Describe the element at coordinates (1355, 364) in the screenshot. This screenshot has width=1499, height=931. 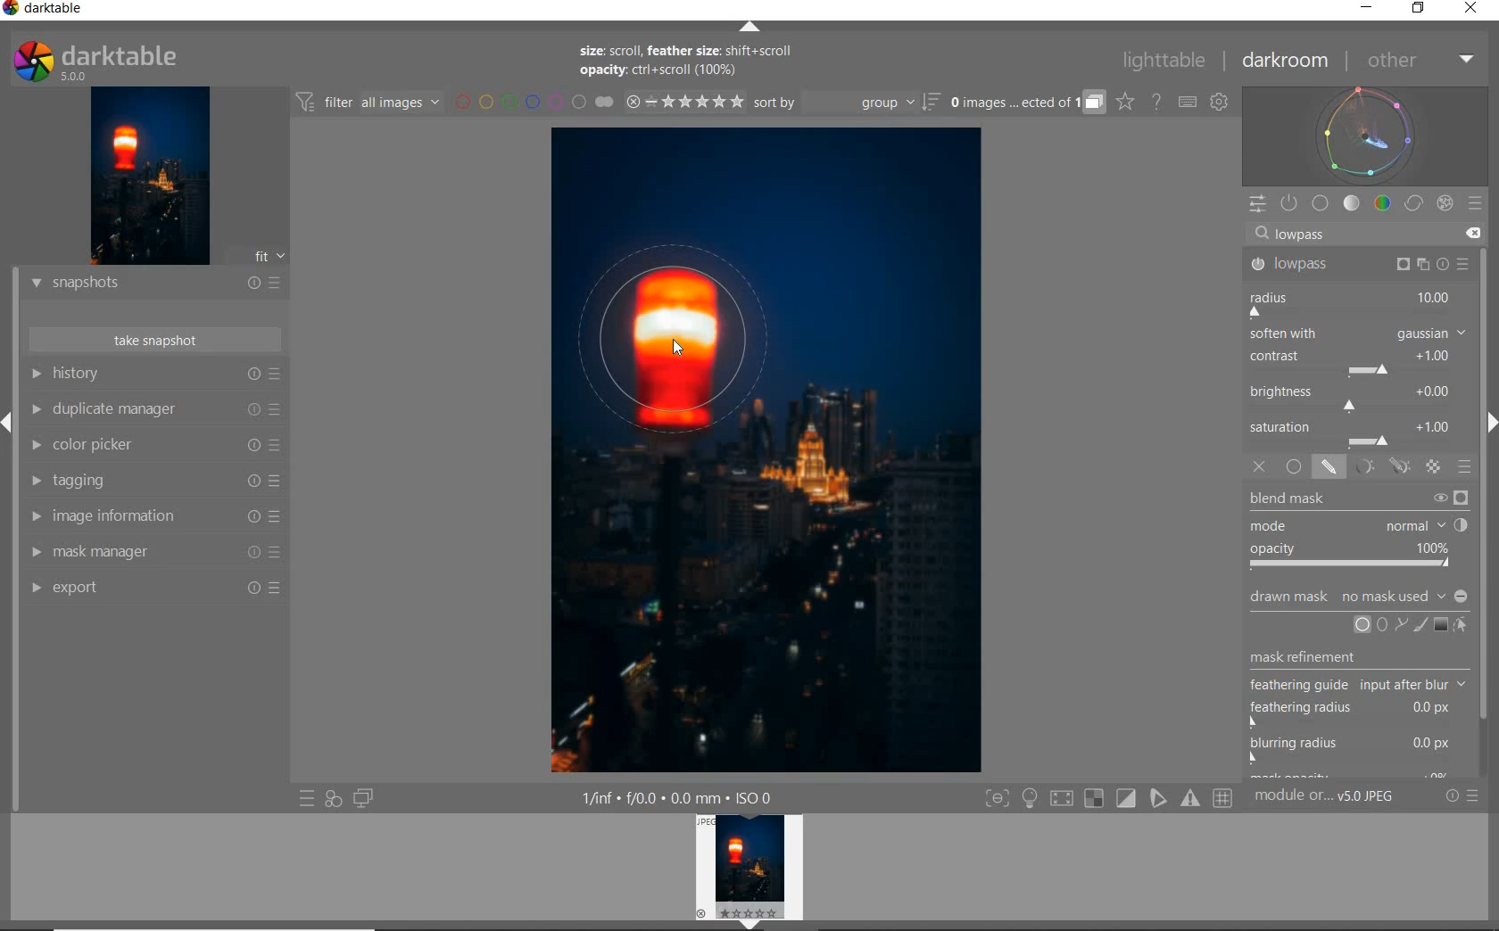
I see `CONTRAST` at that location.